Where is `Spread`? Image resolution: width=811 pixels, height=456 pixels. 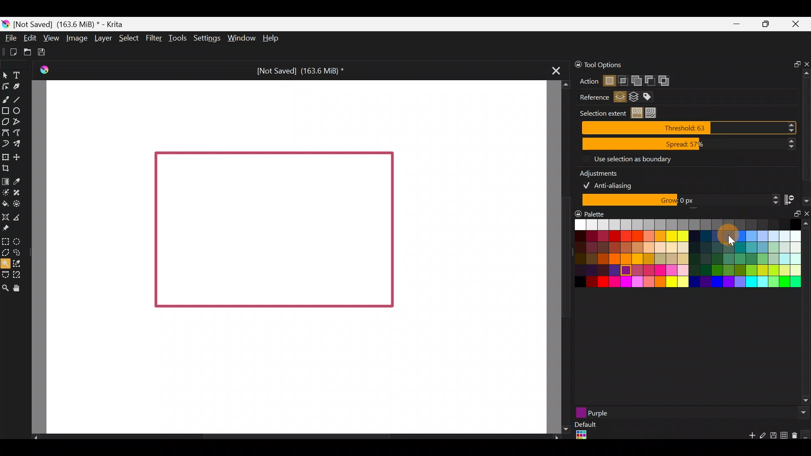 Spread is located at coordinates (689, 144).